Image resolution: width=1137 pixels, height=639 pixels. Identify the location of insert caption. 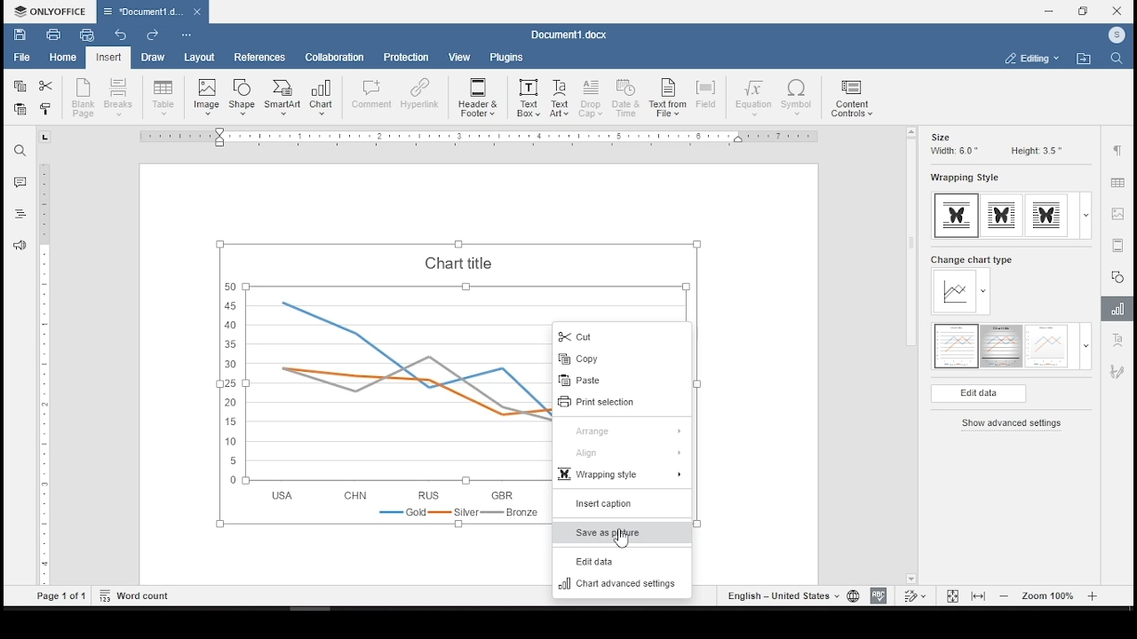
(618, 505).